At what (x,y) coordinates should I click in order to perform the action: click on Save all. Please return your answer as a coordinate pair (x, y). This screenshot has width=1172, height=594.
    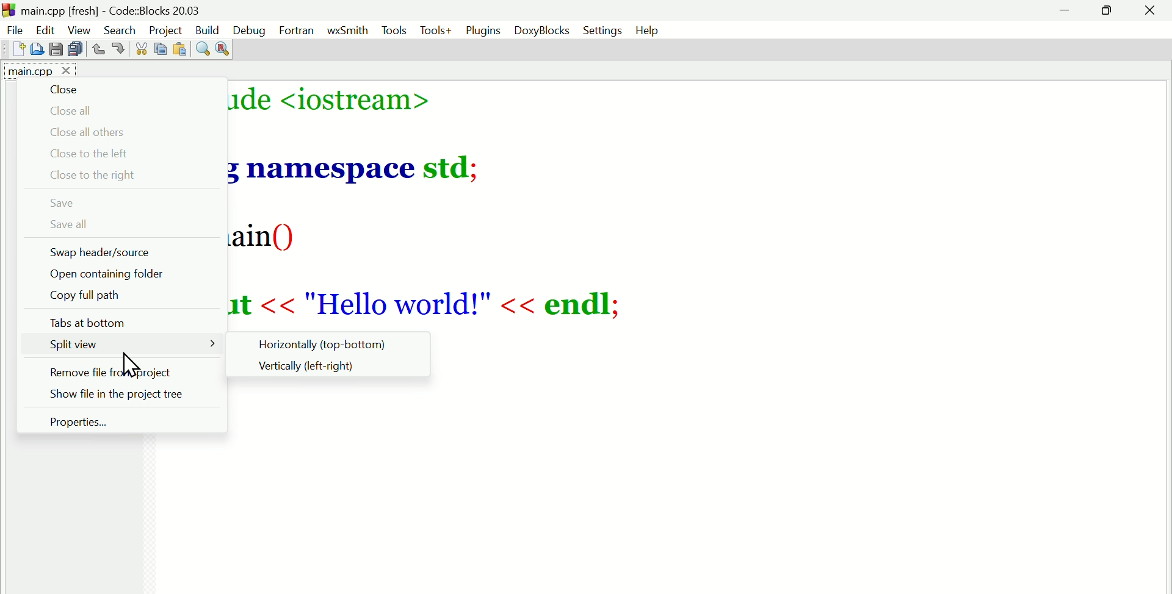
    Looking at the image, I should click on (79, 227).